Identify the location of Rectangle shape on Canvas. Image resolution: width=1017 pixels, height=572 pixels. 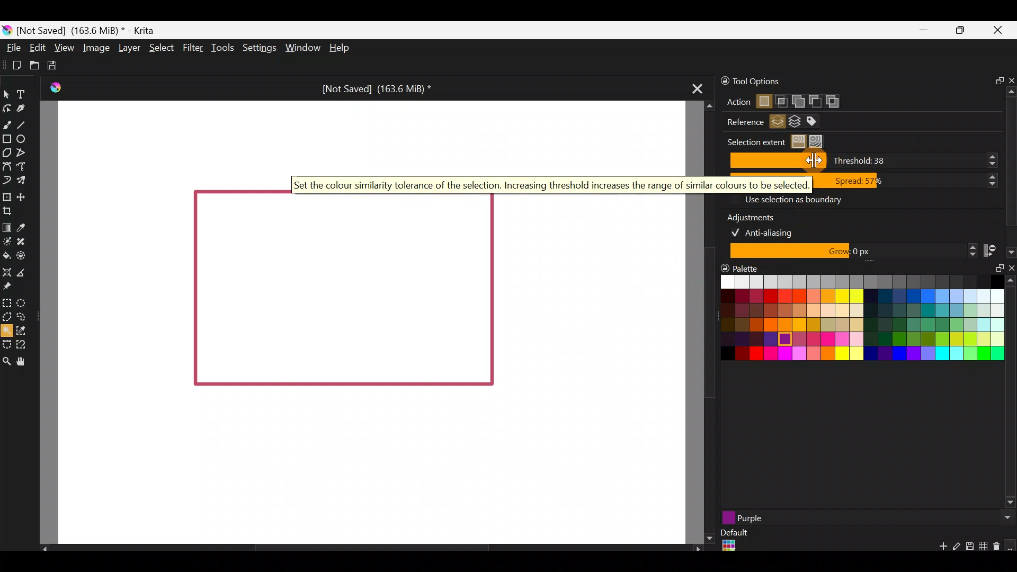
(343, 290).